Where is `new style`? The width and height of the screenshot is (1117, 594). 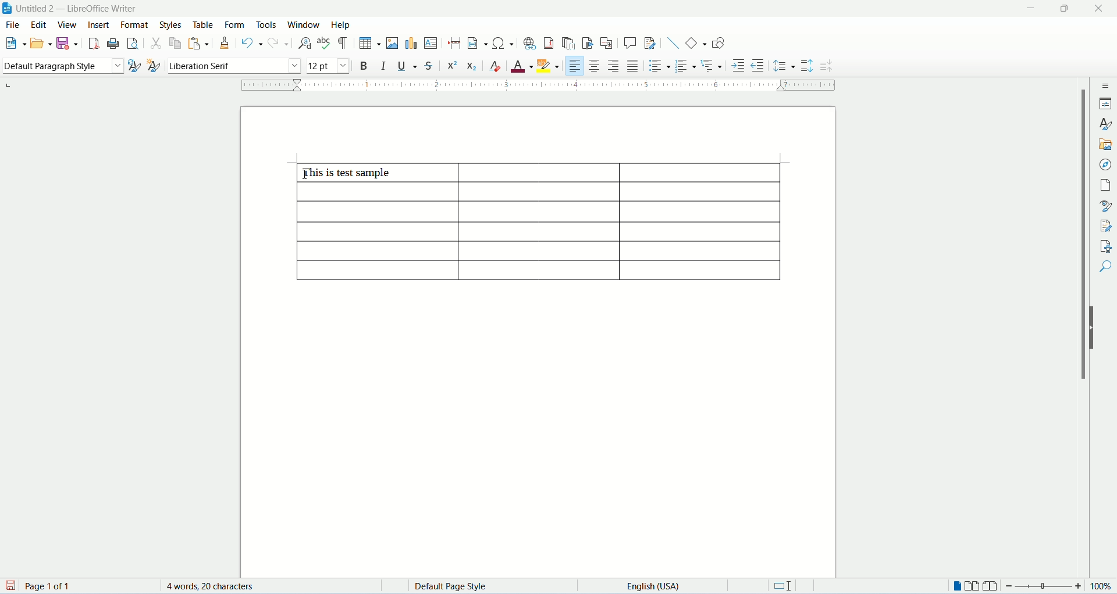 new style is located at coordinates (154, 66).